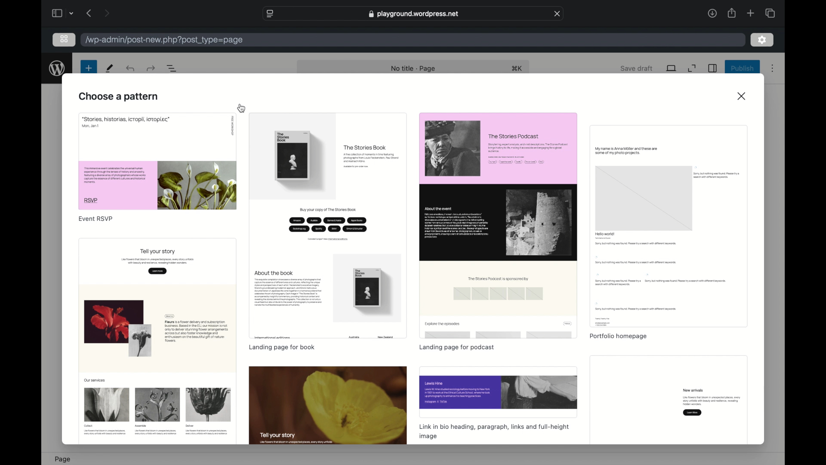  What do you see at coordinates (743, 96) in the screenshot?
I see `close` at bounding box center [743, 96].